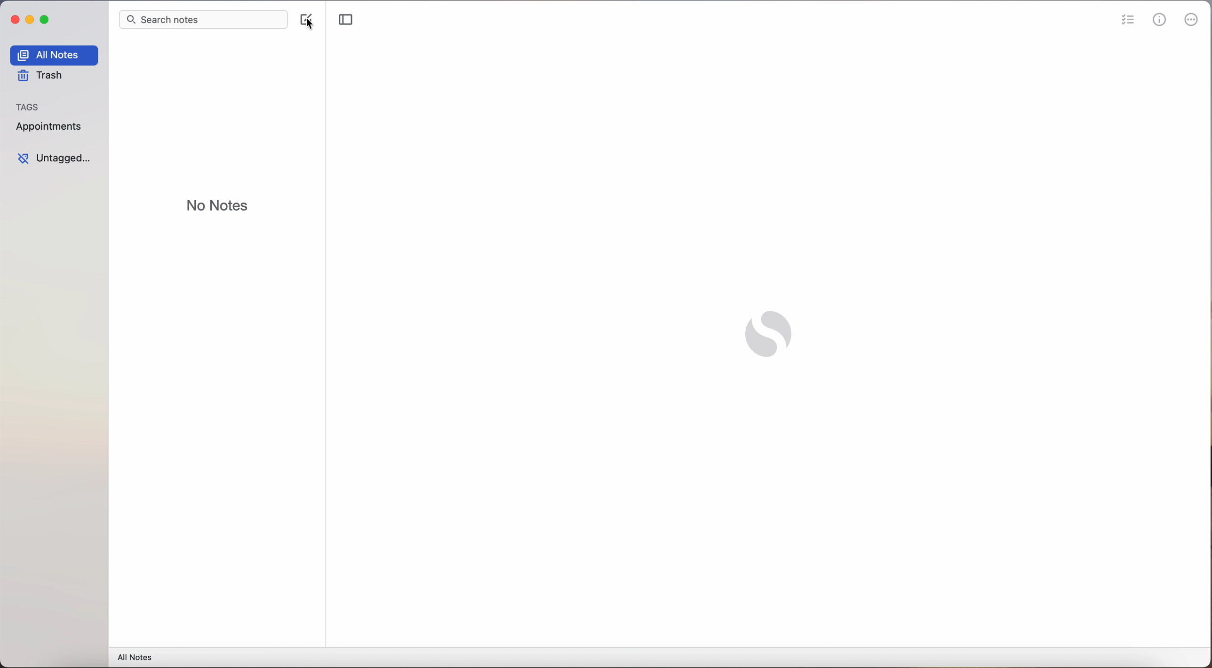 The image size is (1212, 668). Describe the element at coordinates (308, 22) in the screenshot. I see `click on create note` at that location.